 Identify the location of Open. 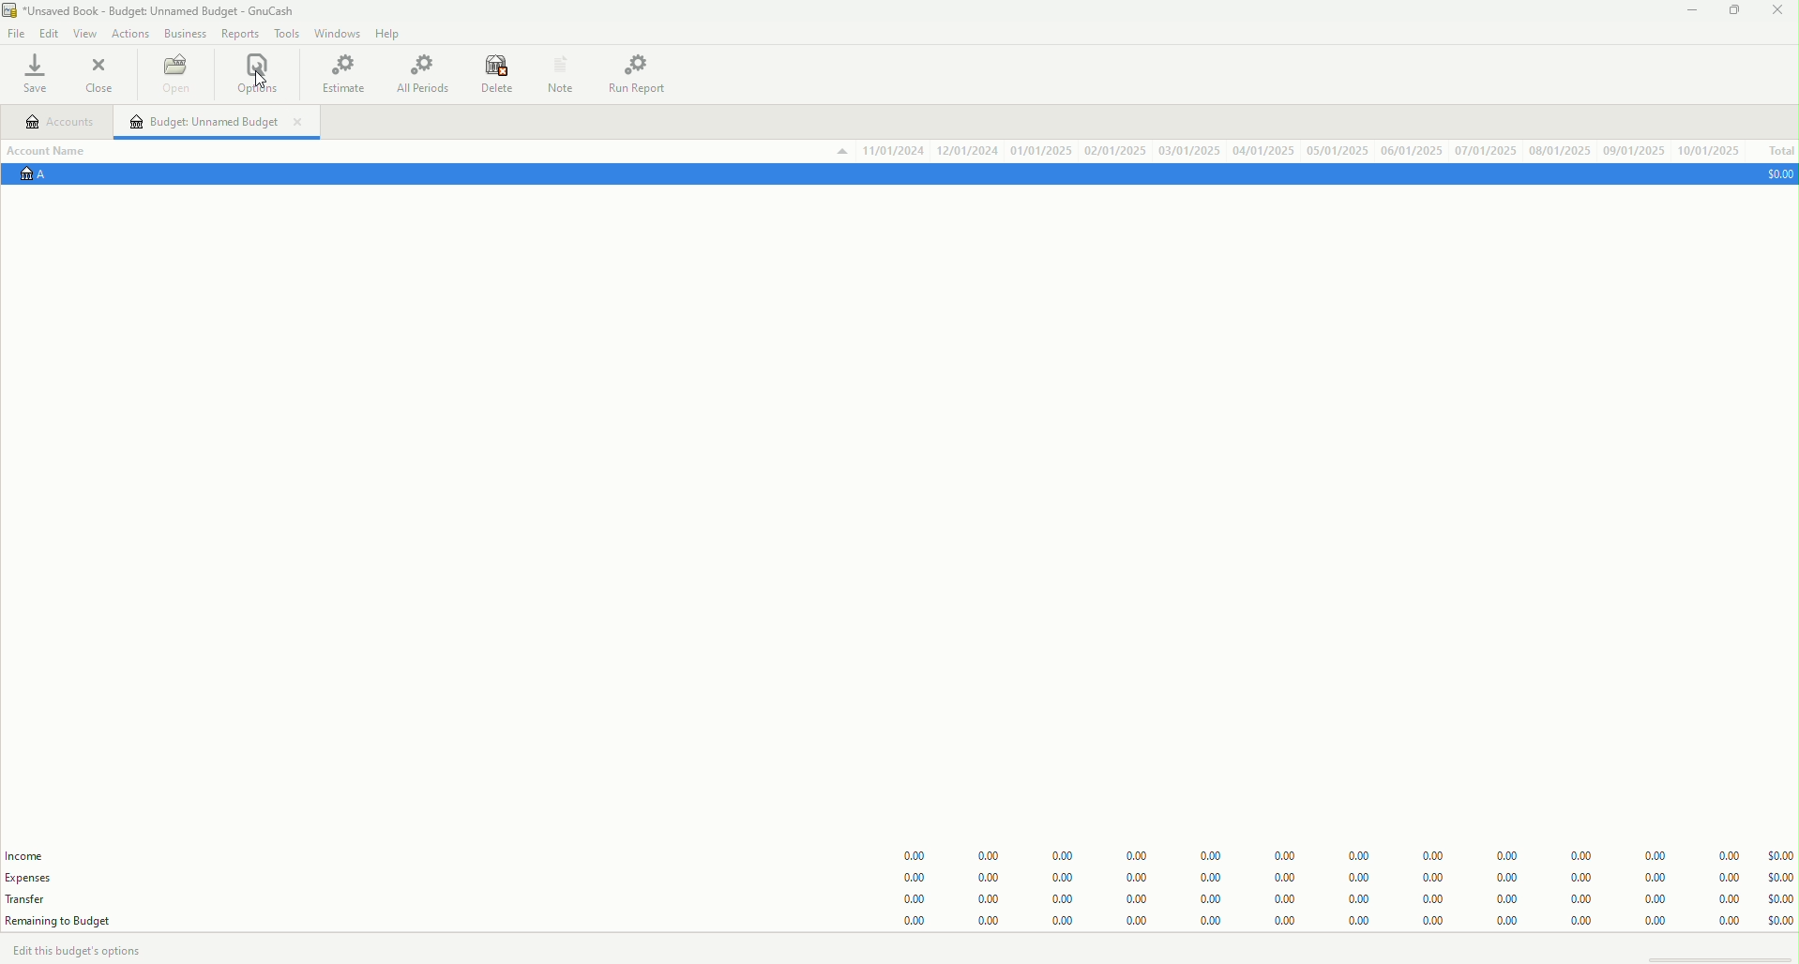
(174, 77).